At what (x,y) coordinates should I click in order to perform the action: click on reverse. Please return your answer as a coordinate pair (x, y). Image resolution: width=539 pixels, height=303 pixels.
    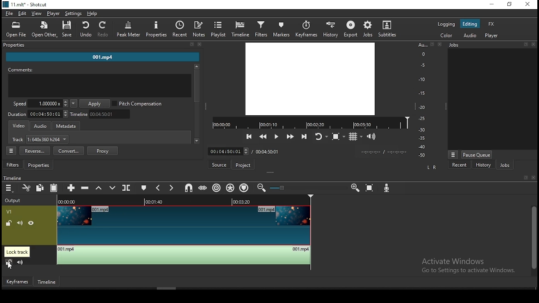
    Looking at the image, I should click on (35, 151).